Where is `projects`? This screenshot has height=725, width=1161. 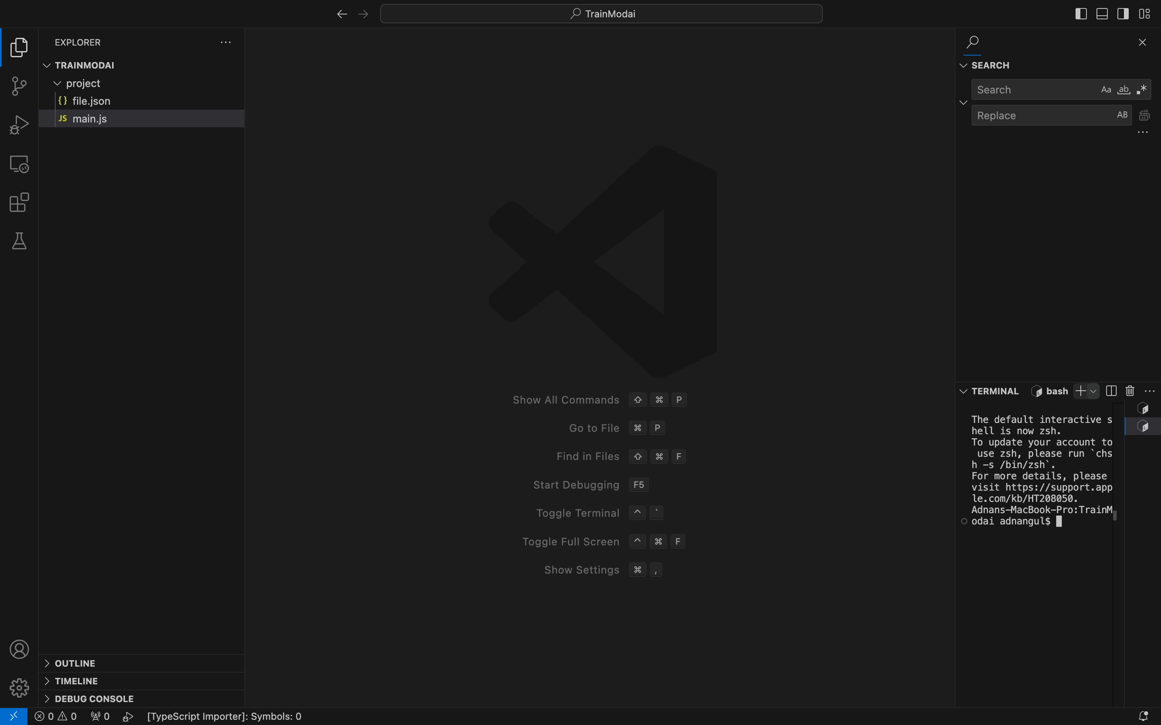
projects is located at coordinates (92, 83).